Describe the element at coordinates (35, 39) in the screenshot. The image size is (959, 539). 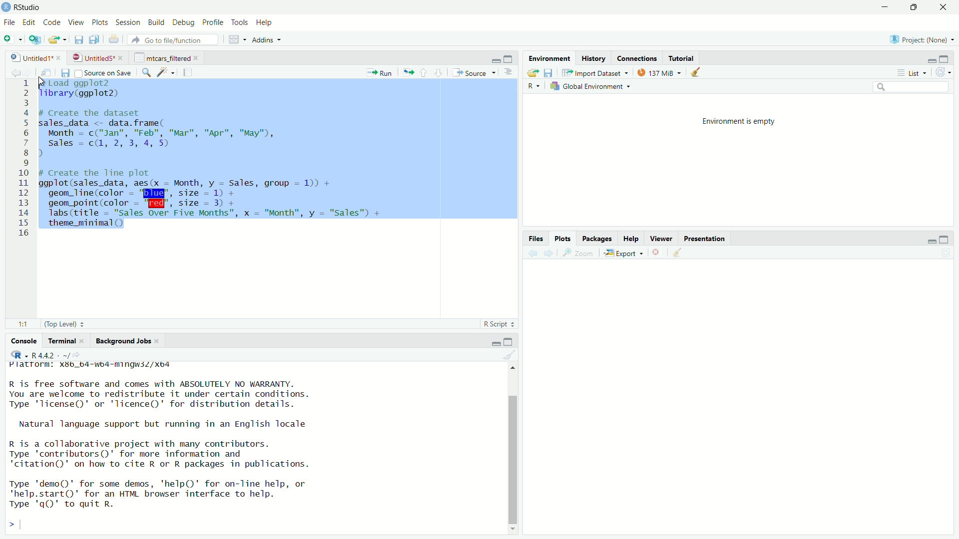
I see `create a project` at that location.